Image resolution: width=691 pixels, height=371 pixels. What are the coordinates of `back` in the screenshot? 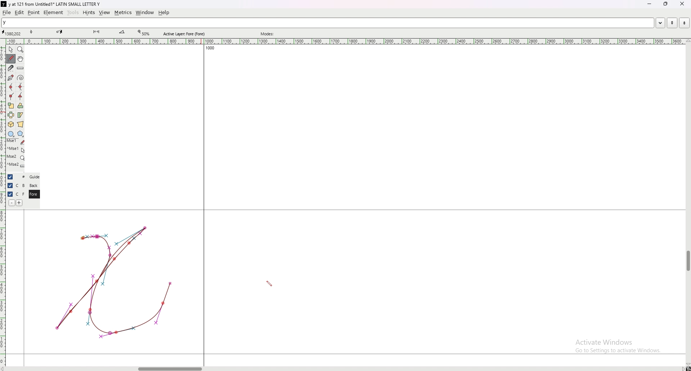 It's located at (33, 185).